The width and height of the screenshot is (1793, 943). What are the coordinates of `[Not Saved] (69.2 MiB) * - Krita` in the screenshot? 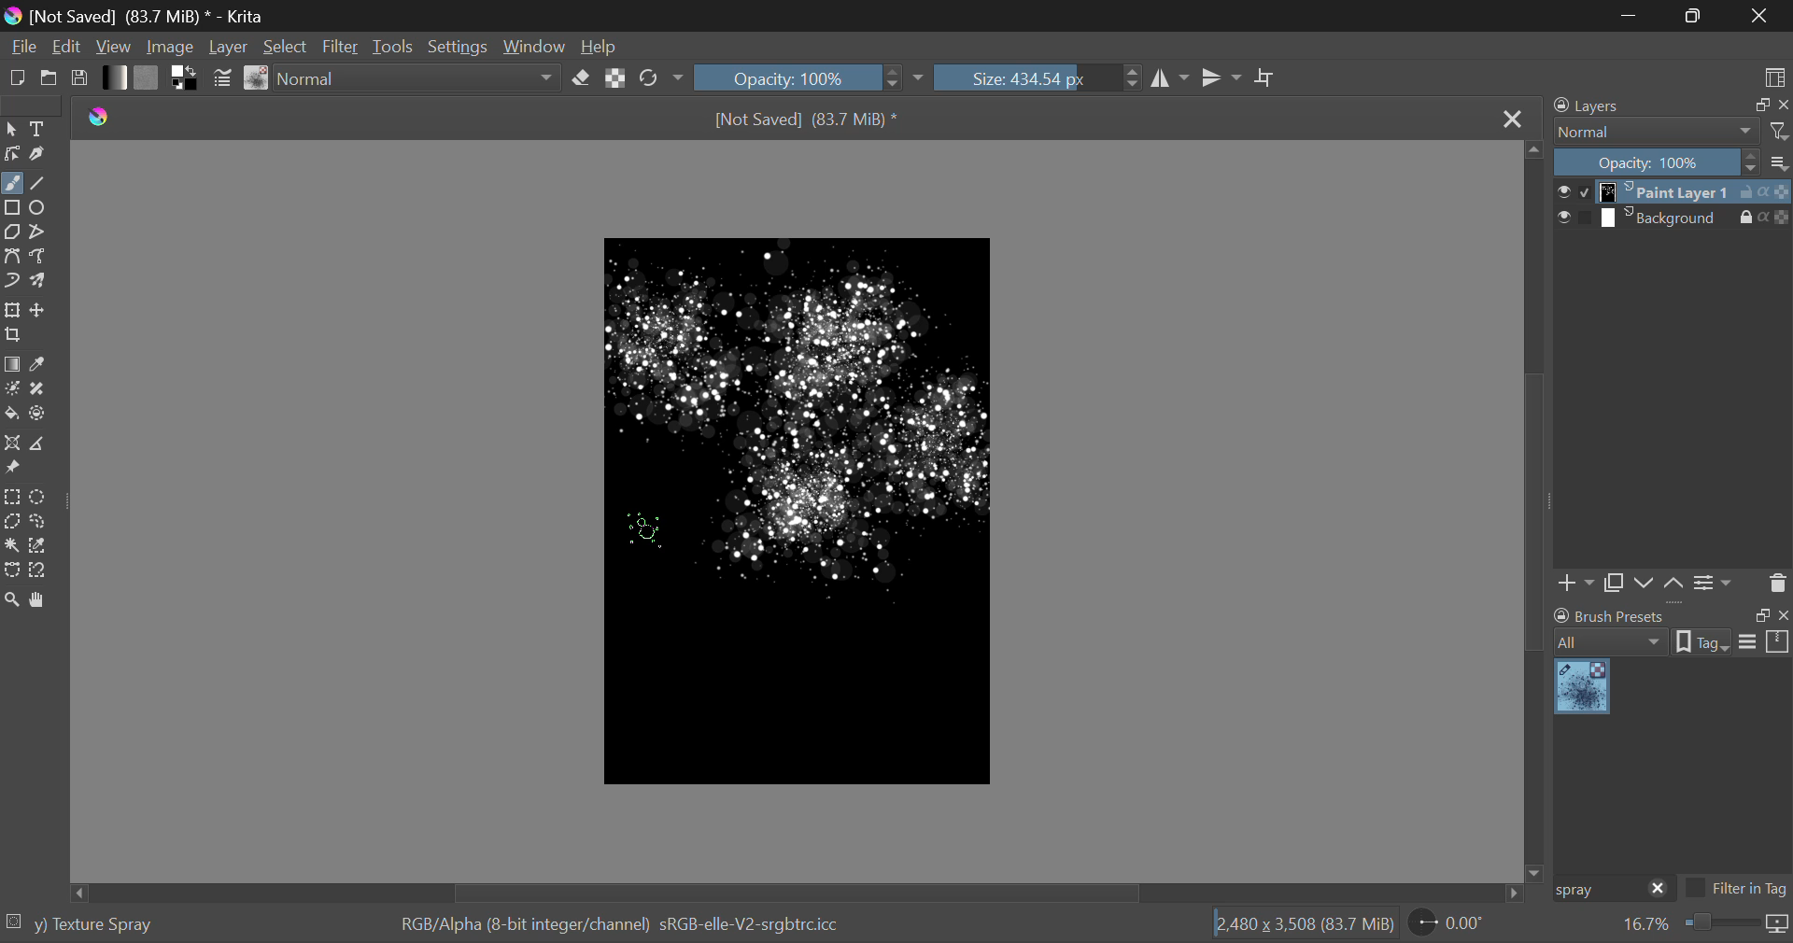 It's located at (153, 16).